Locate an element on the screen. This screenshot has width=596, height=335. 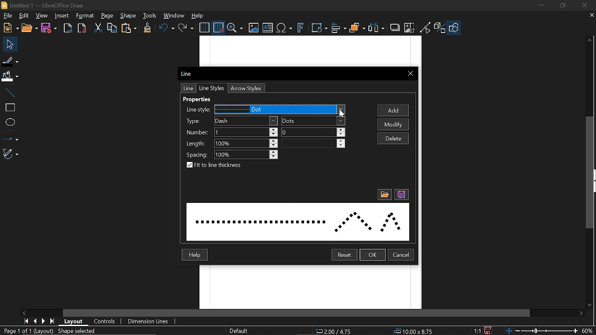
Line styles is located at coordinates (211, 88).